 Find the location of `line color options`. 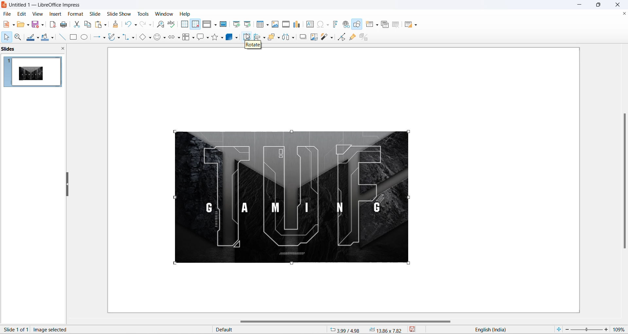

line color options is located at coordinates (38, 39).